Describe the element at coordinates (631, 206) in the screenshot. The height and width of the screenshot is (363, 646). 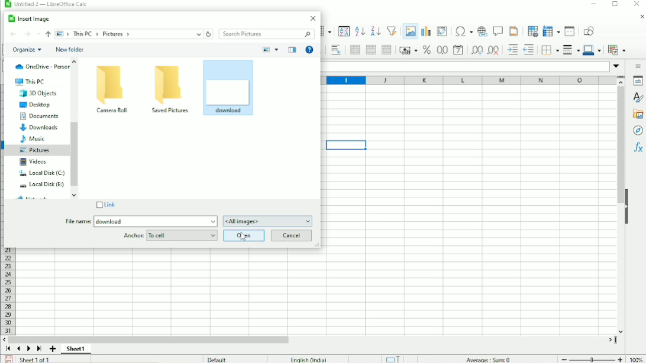
I see `Hide` at that location.